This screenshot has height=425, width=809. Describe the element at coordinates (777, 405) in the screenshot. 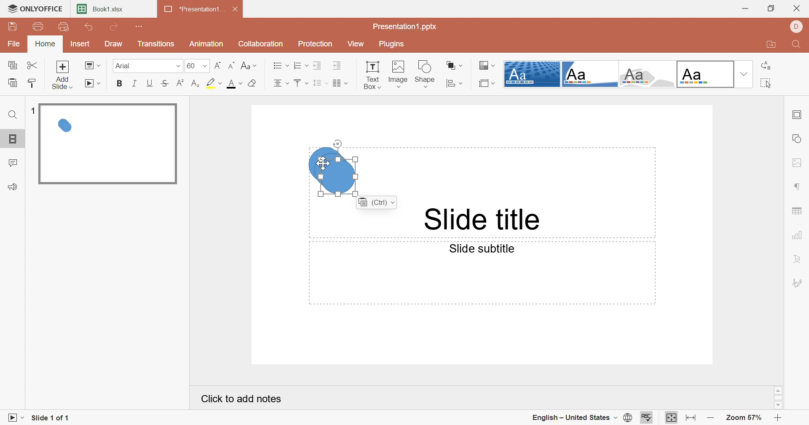

I see `Scroll down` at that location.